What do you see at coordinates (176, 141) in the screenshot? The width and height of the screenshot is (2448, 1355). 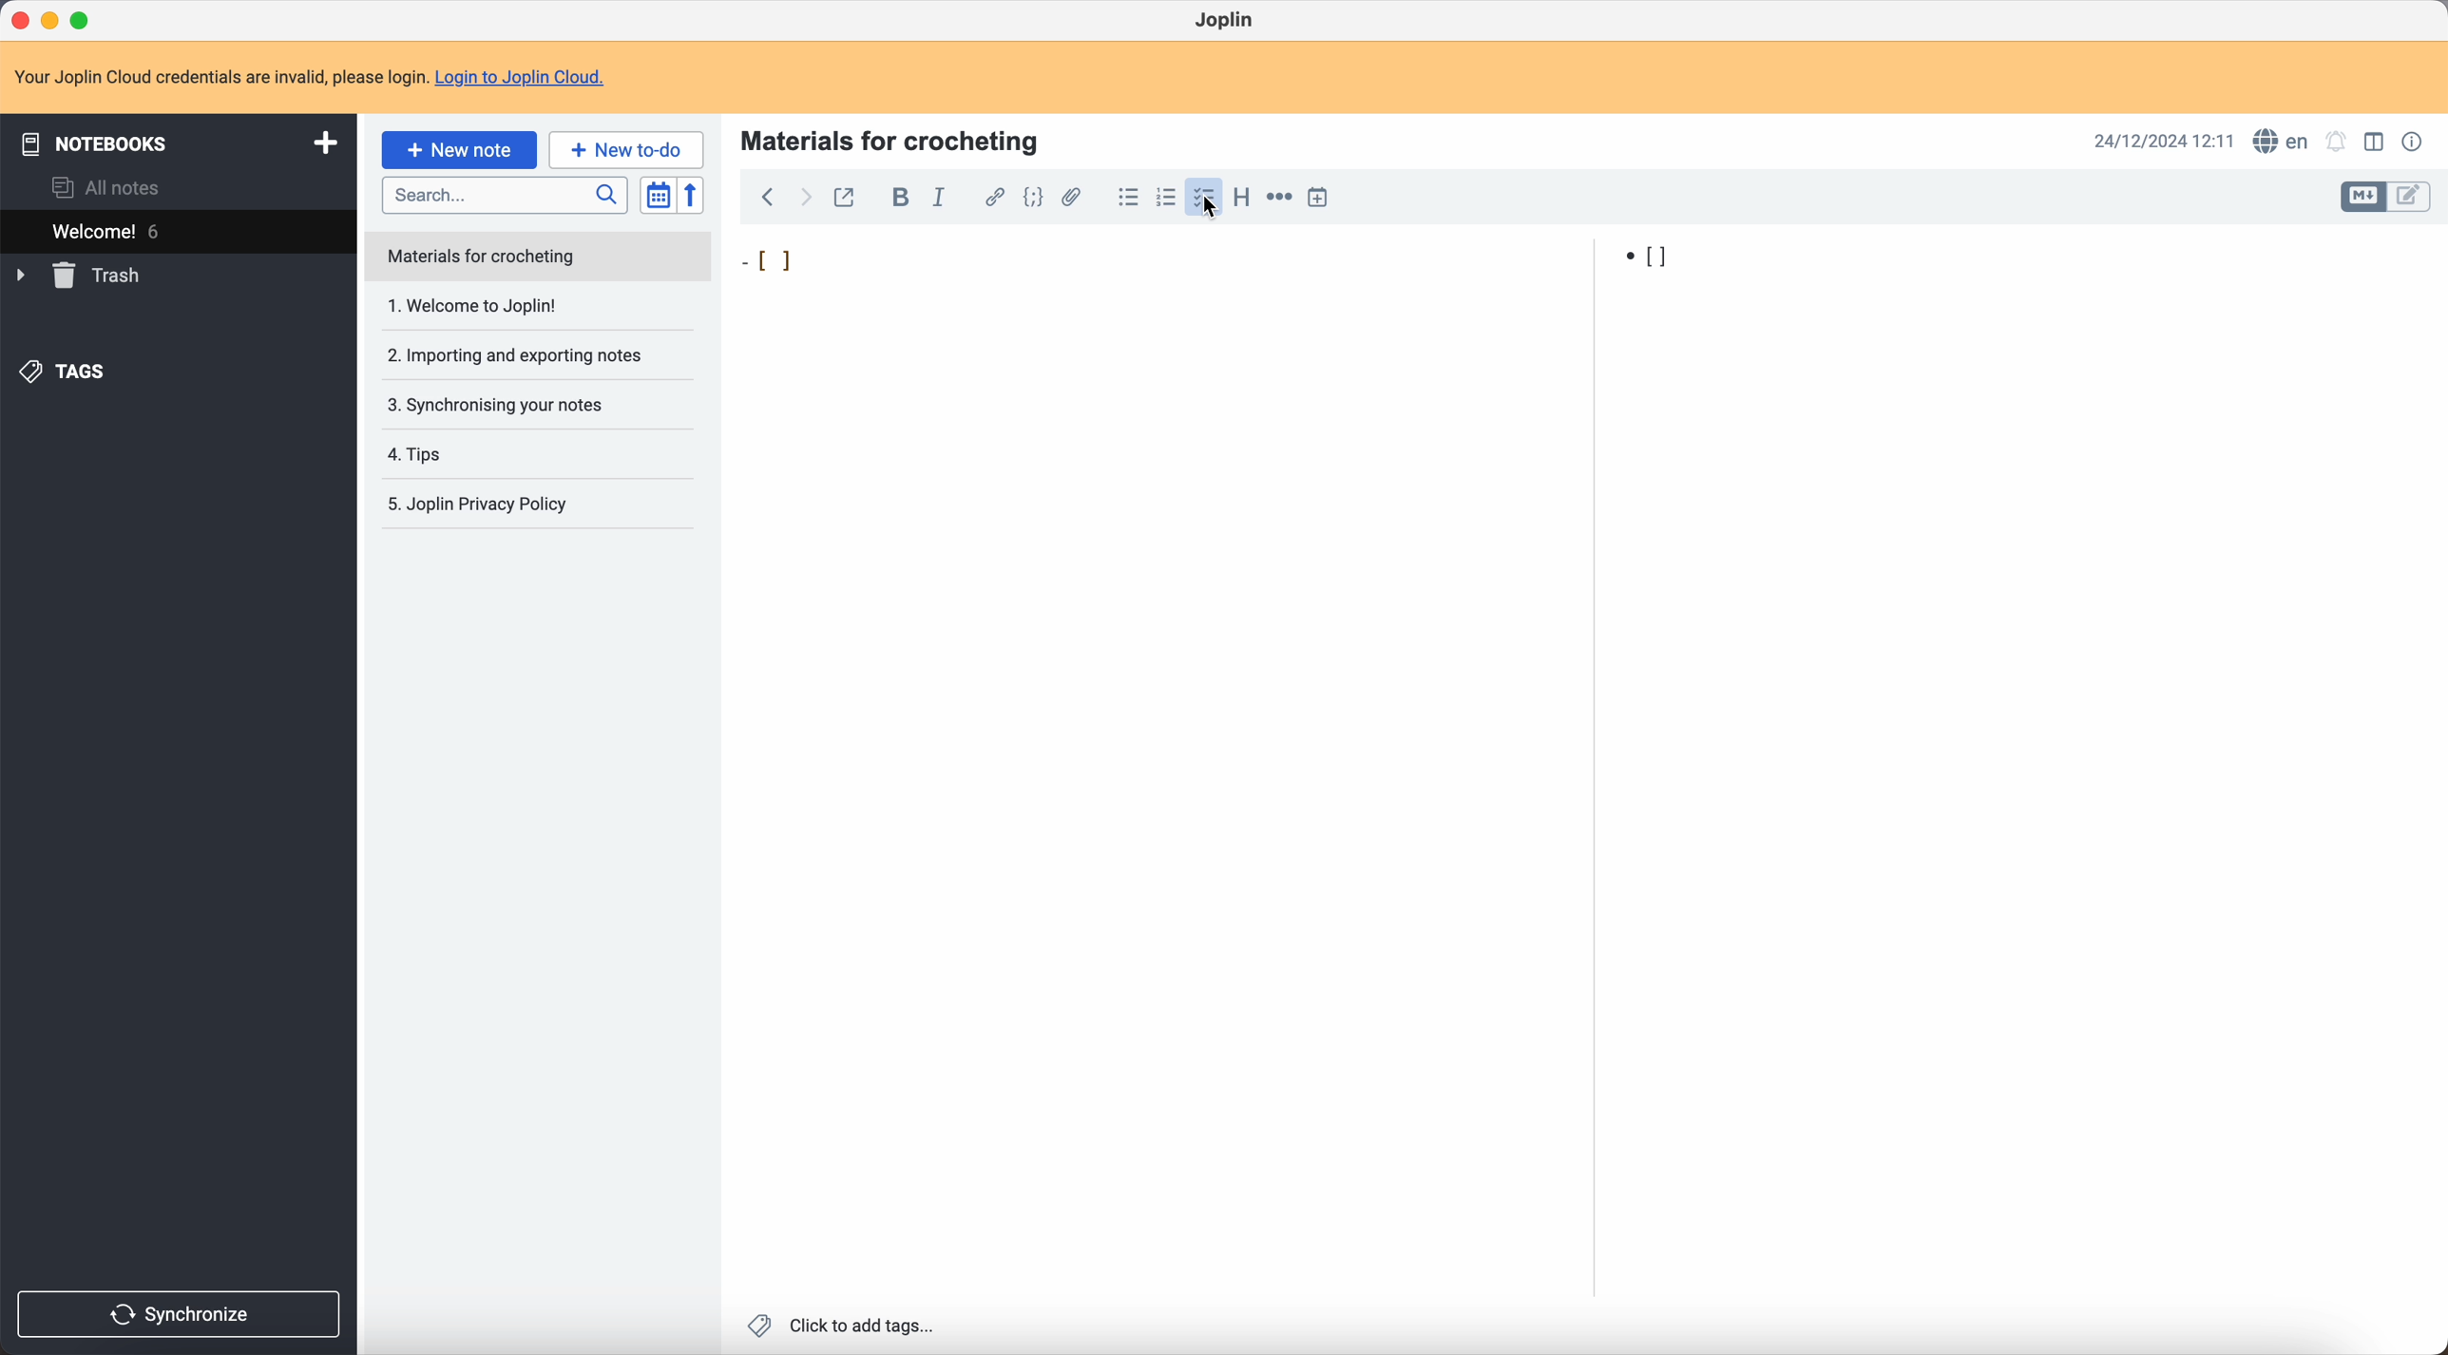 I see `notebooks` at bounding box center [176, 141].